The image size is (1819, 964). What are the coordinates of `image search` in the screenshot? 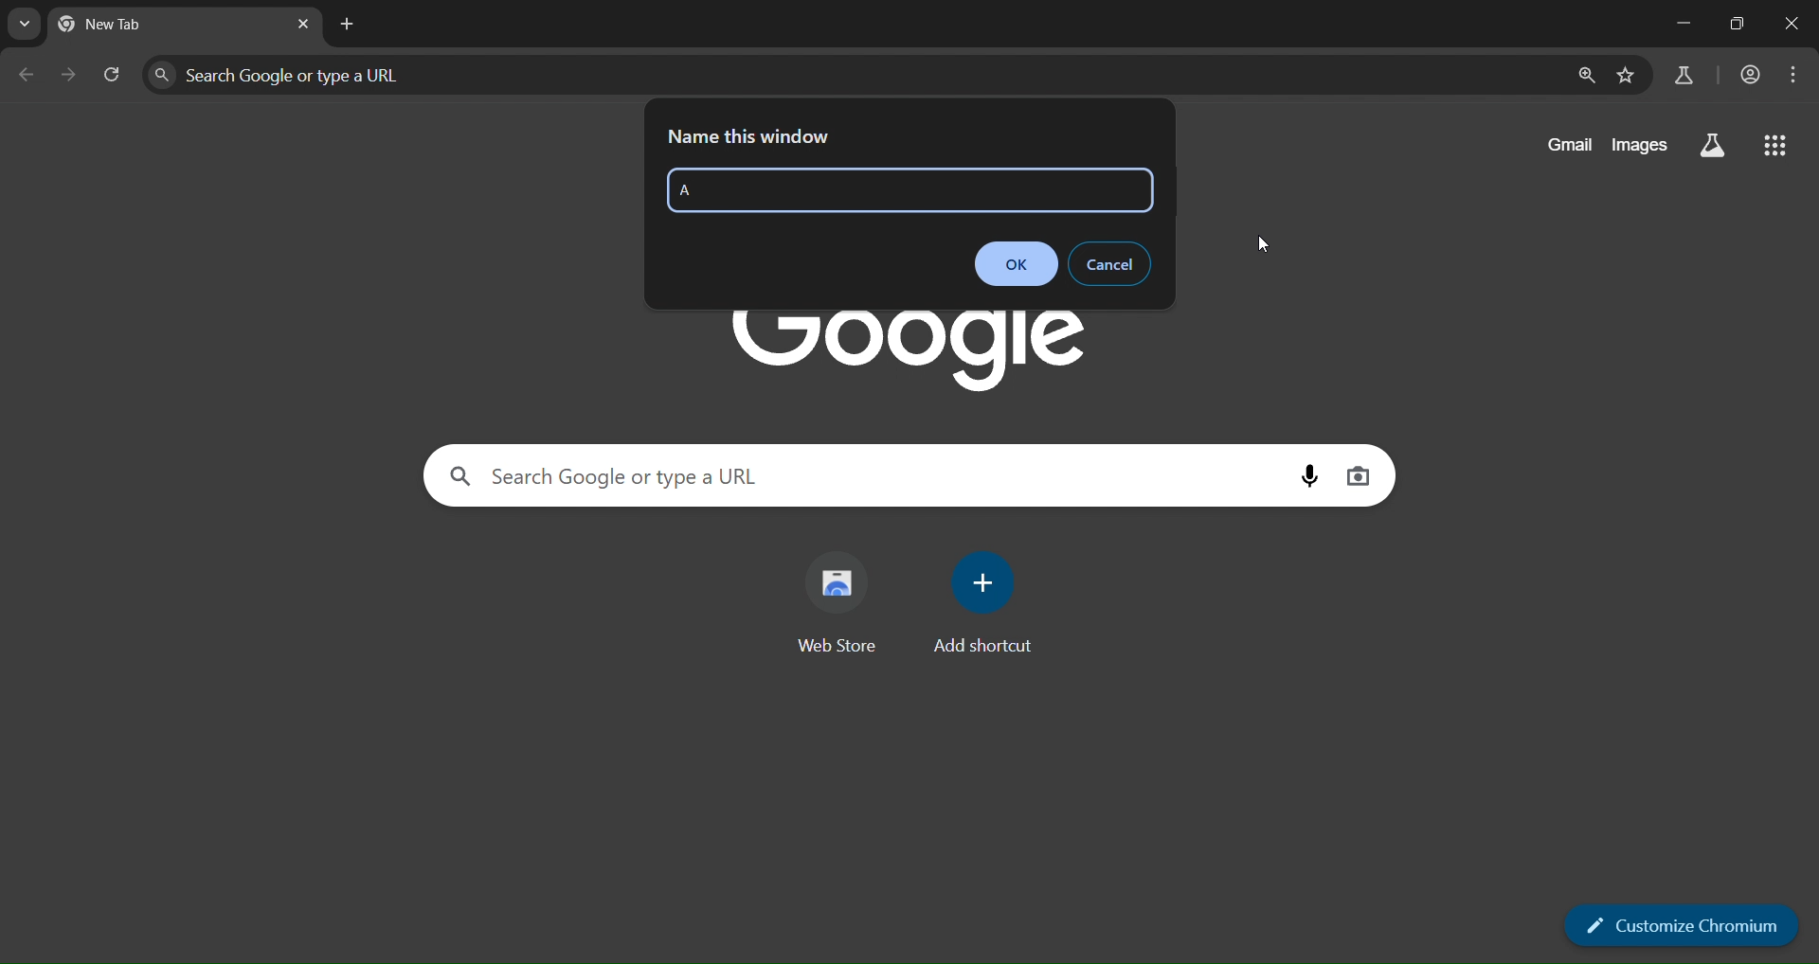 It's located at (1360, 474).